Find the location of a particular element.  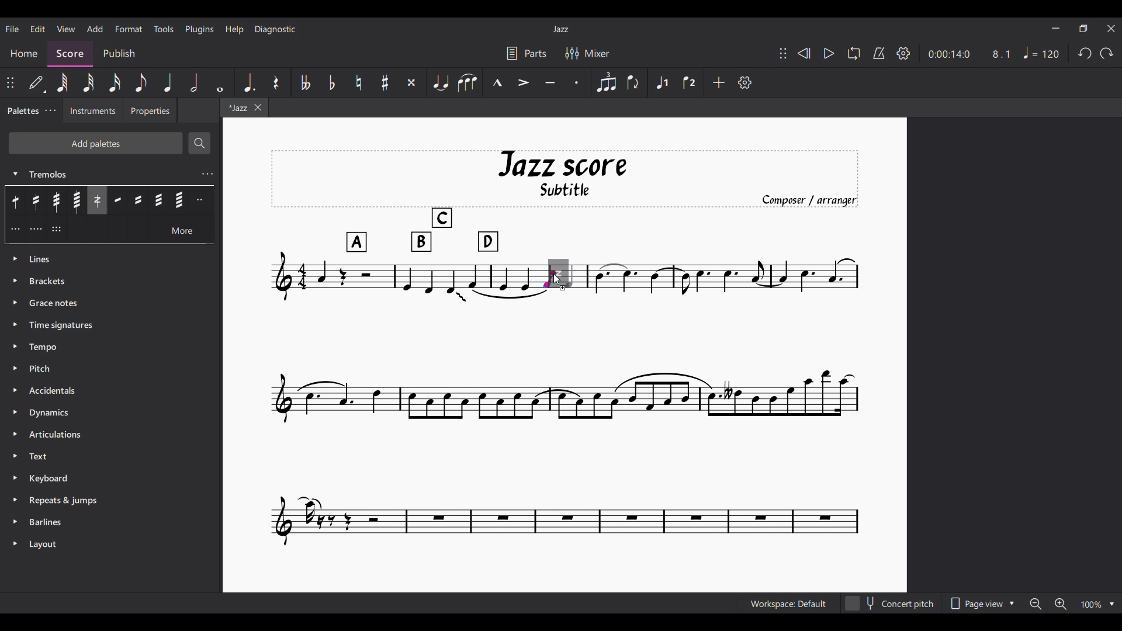

Format is located at coordinates (129, 29).